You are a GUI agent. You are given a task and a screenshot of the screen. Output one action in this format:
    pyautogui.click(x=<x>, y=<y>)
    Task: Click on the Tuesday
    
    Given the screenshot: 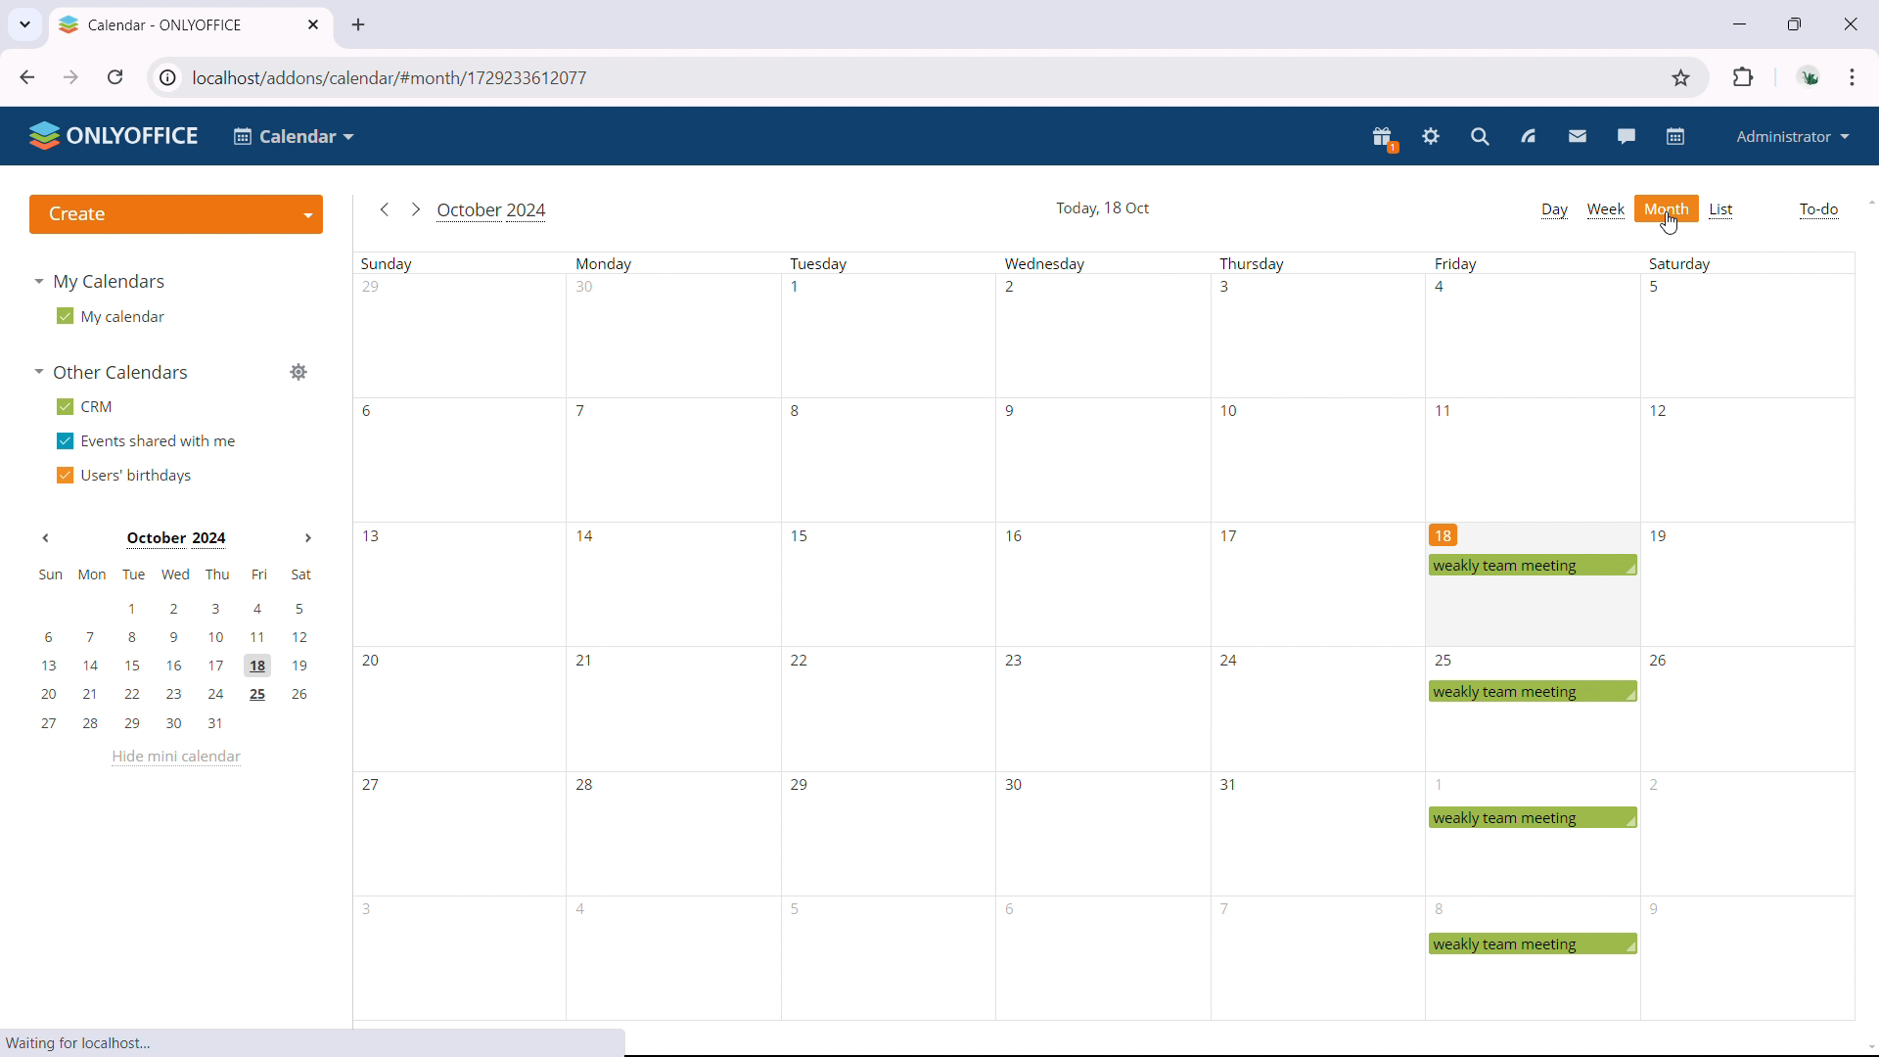 What is the action you would take?
    pyautogui.click(x=879, y=636)
    